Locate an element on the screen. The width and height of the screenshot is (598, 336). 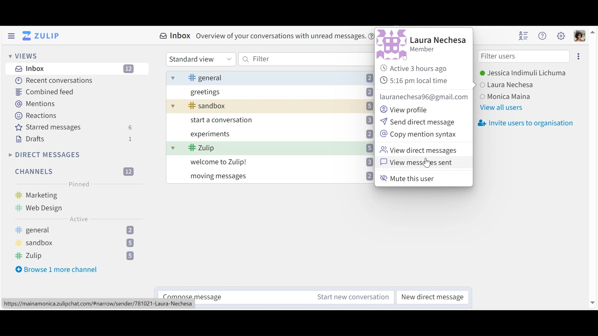
user 3 is located at coordinates (505, 97).